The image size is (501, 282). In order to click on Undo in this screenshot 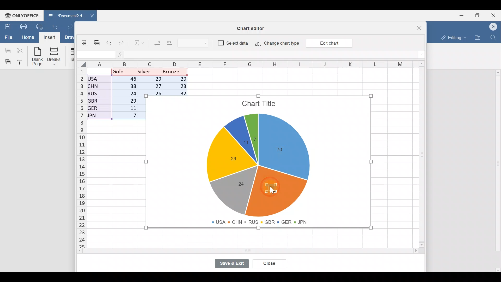, I will do `click(56, 28)`.